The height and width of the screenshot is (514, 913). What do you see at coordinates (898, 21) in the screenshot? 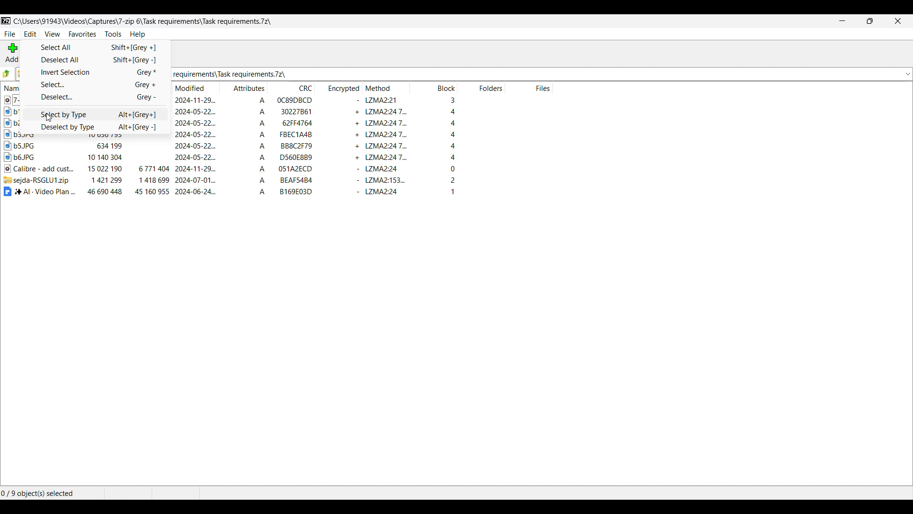
I see `Close interface` at bounding box center [898, 21].